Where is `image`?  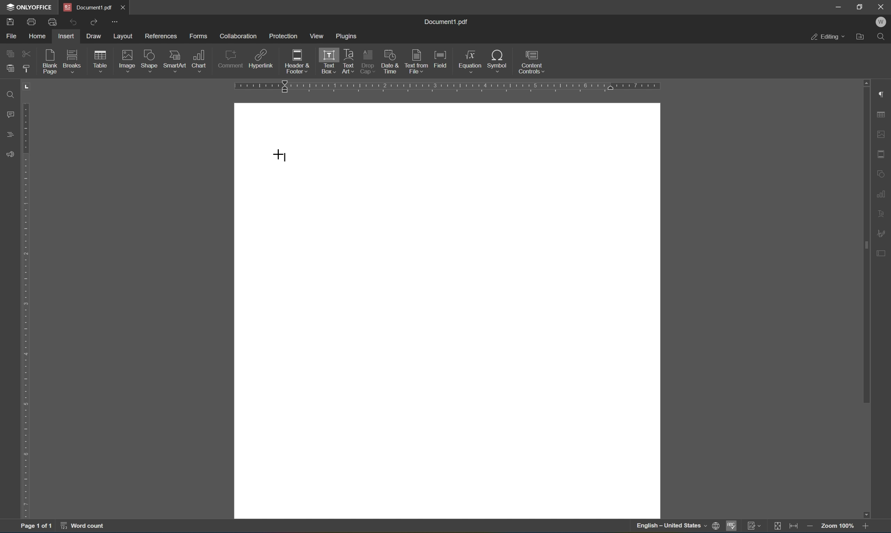
image is located at coordinates (128, 61).